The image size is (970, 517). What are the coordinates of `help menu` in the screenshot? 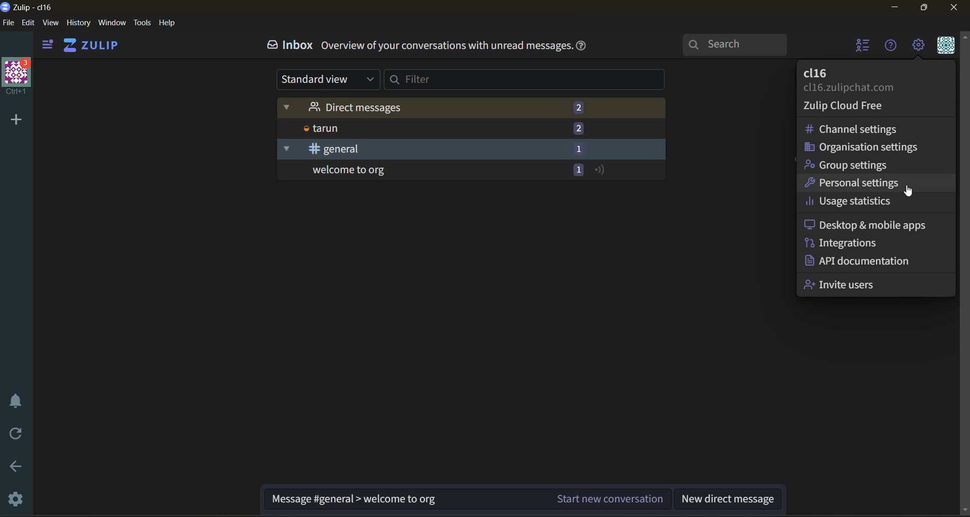 It's located at (889, 46).